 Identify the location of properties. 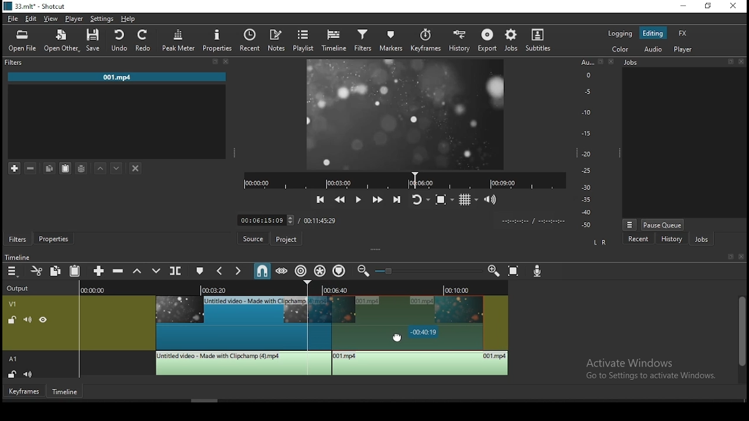
(219, 39).